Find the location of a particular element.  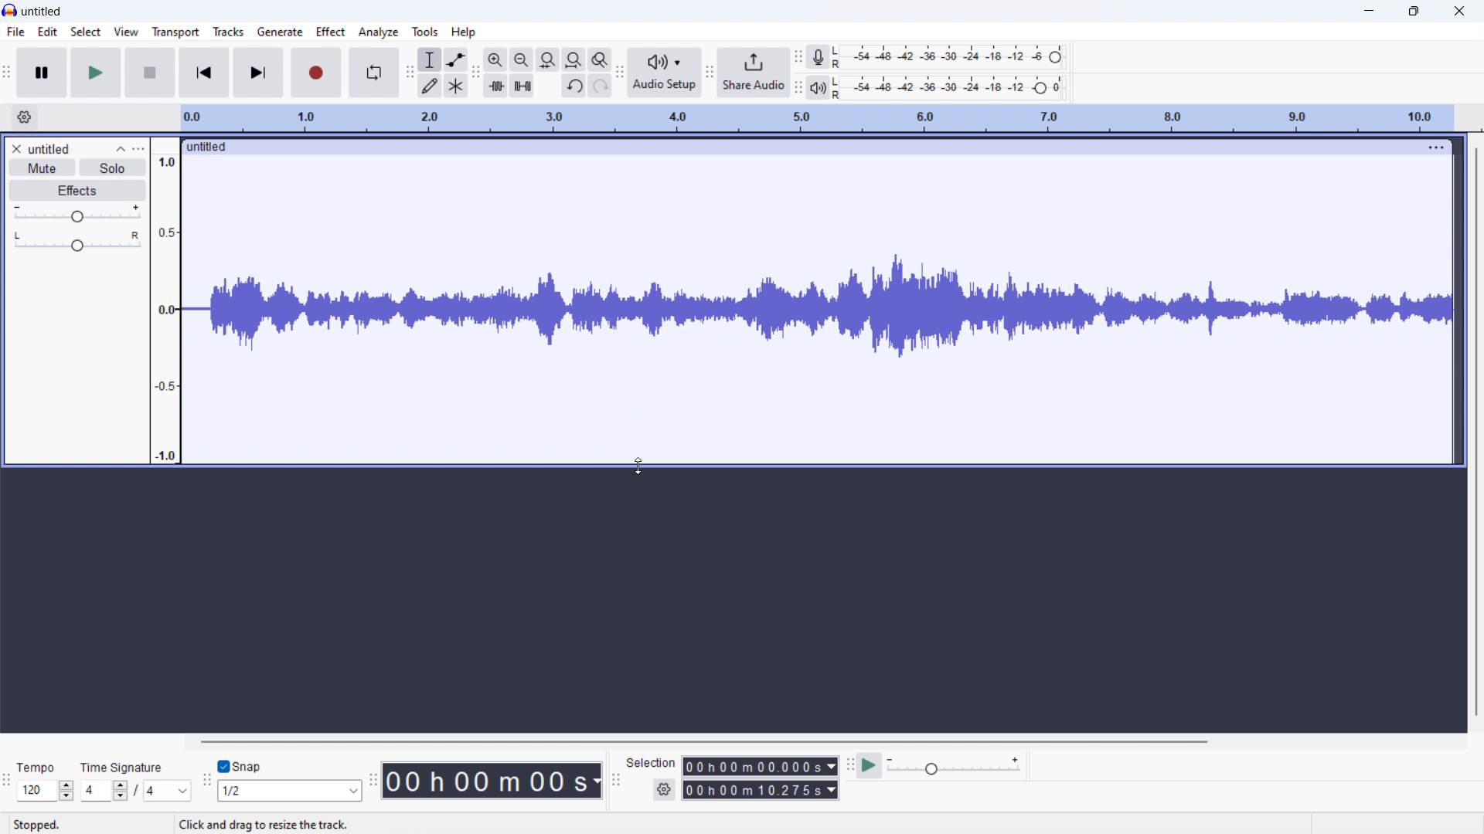

timeline is located at coordinates (818, 118).